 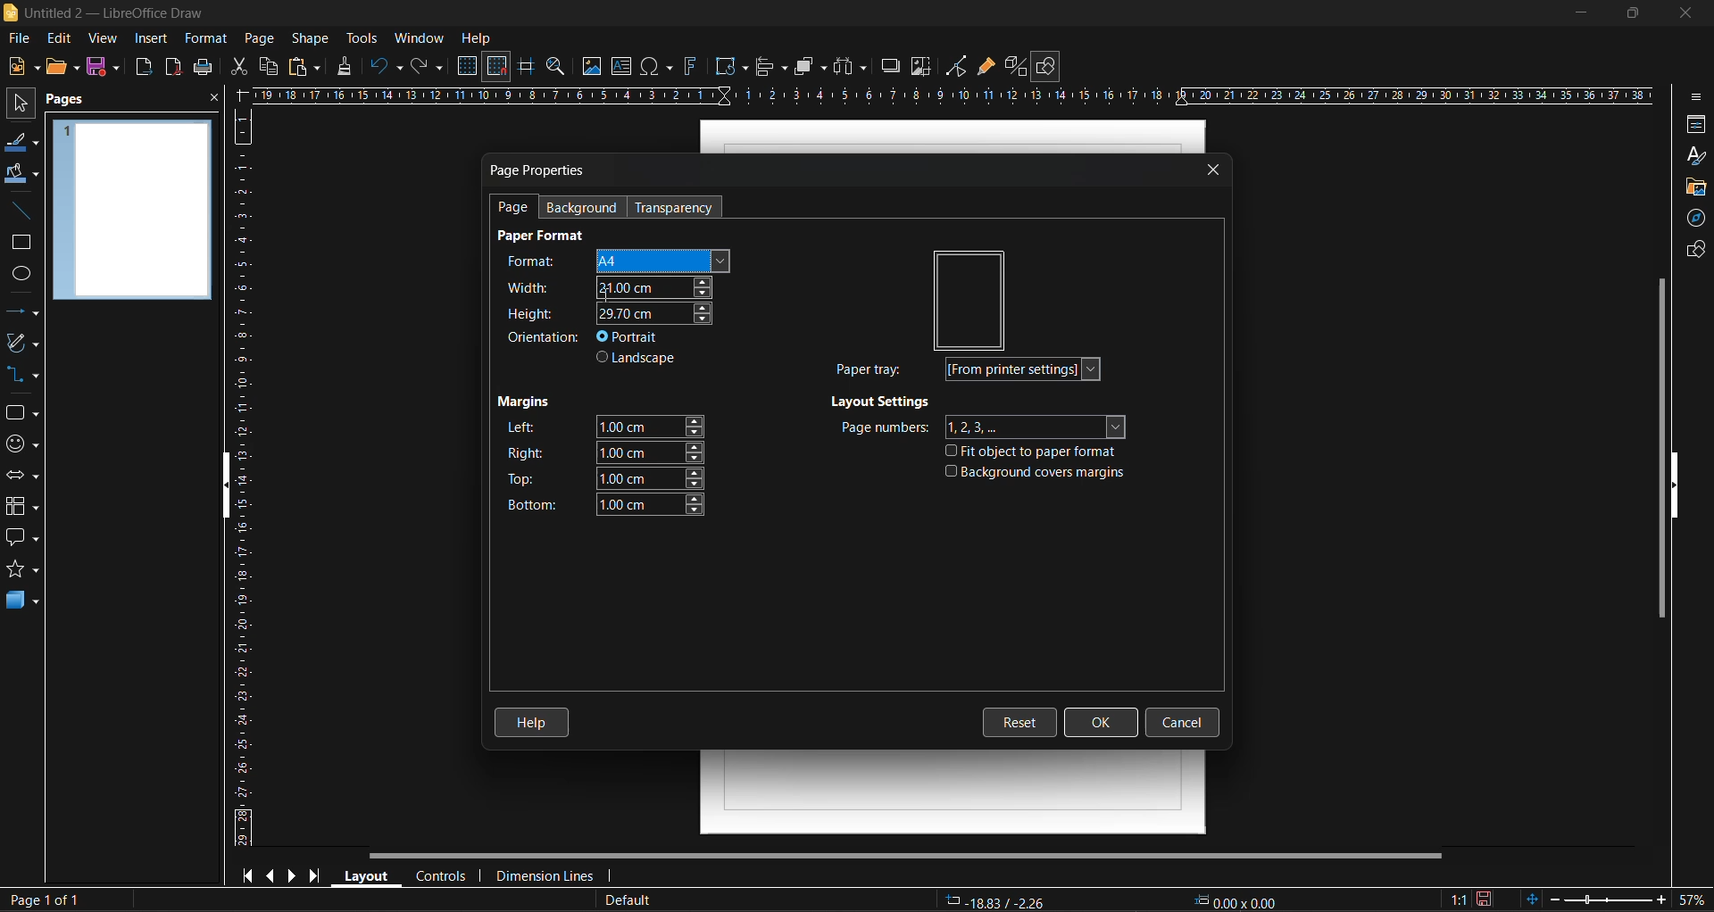 I want to click on fit object to paper format, so click(x=1037, y=454).